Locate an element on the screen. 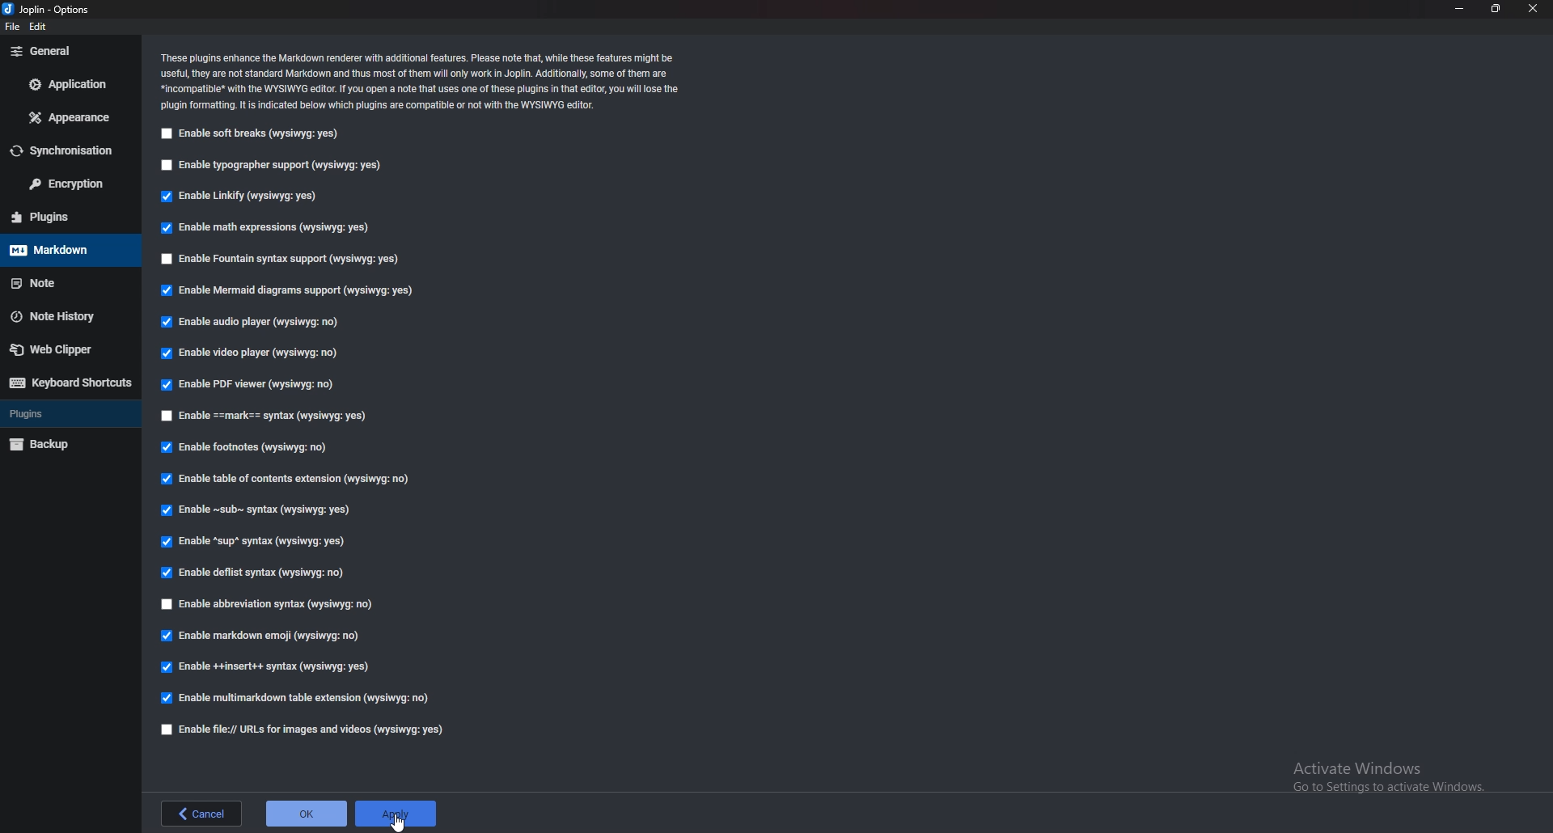 The height and width of the screenshot is (833, 1553). Enable math expressions is located at coordinates (264, 229).